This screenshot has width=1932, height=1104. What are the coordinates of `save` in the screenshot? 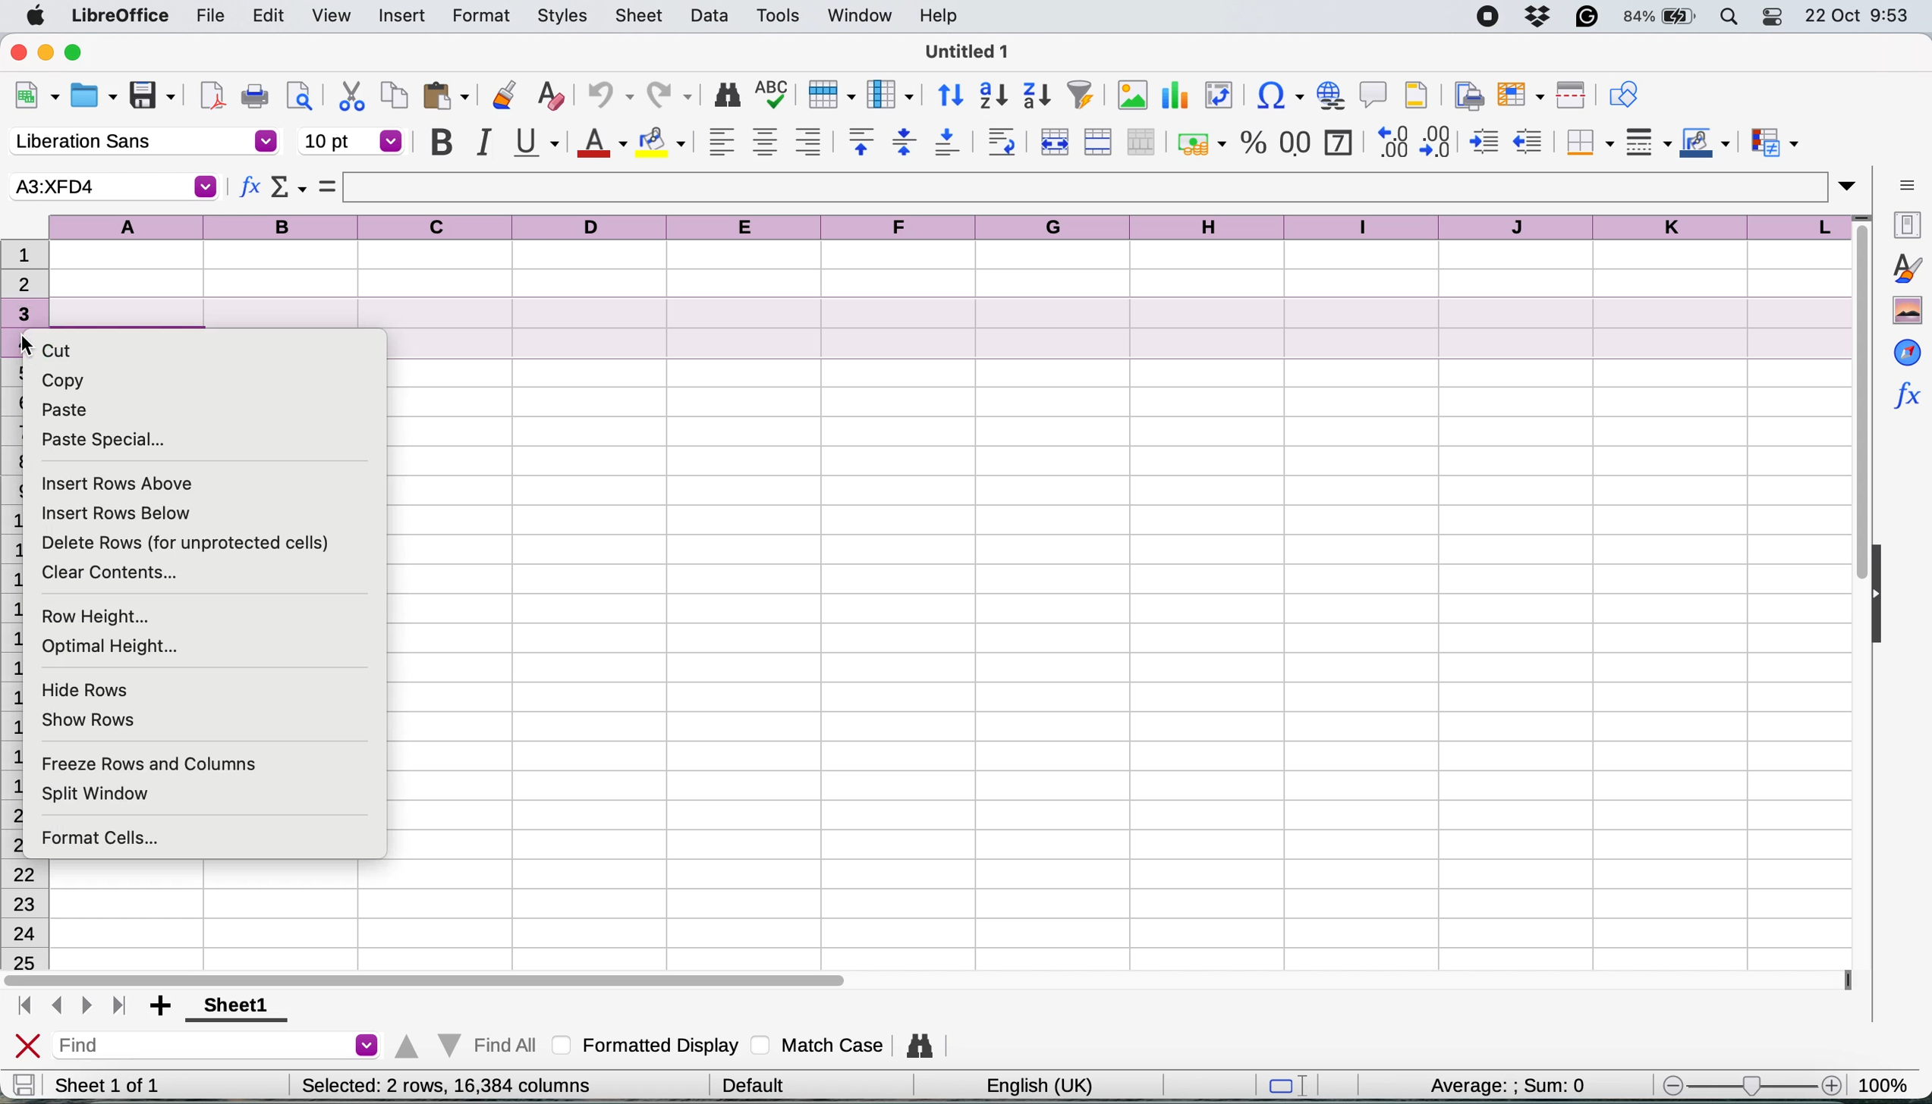 It's located at (154, 96).